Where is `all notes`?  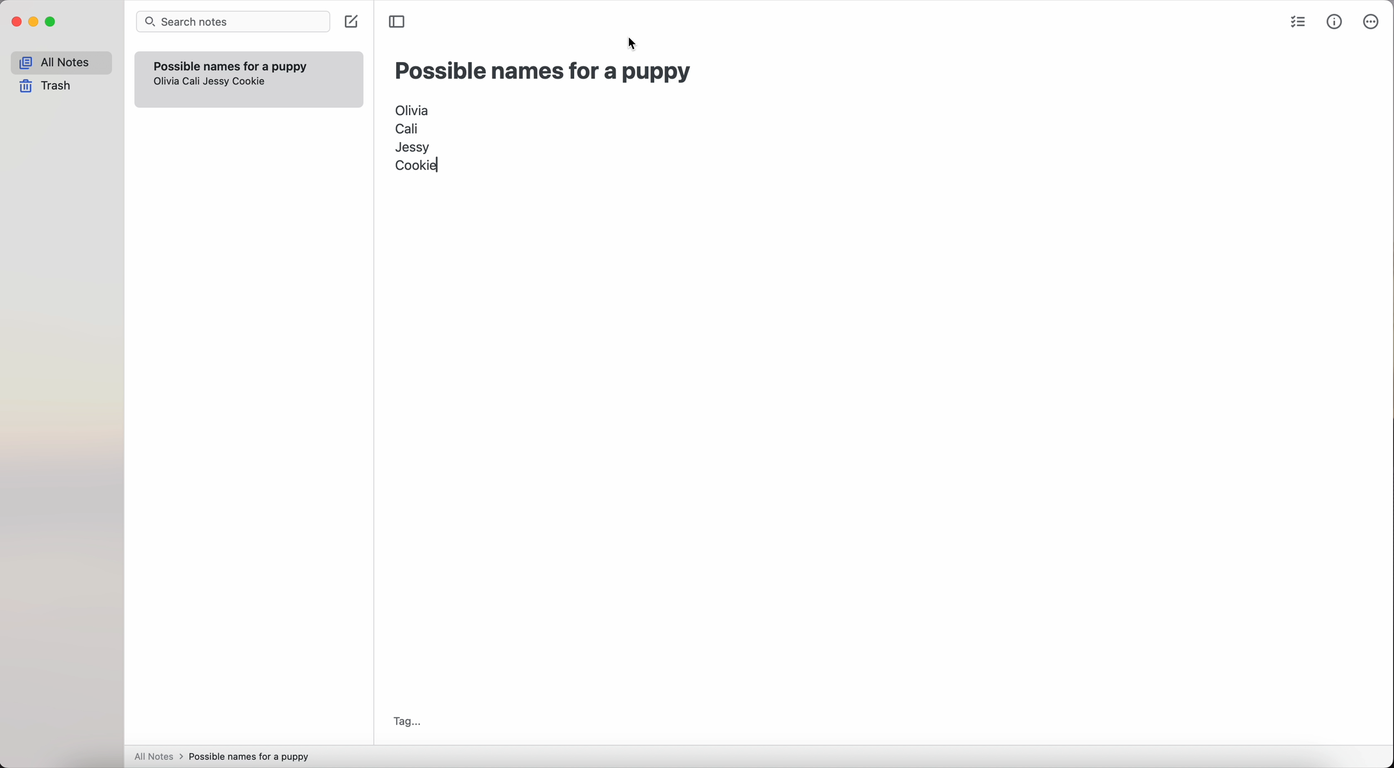 all notes is located at coordinates (61, 63).